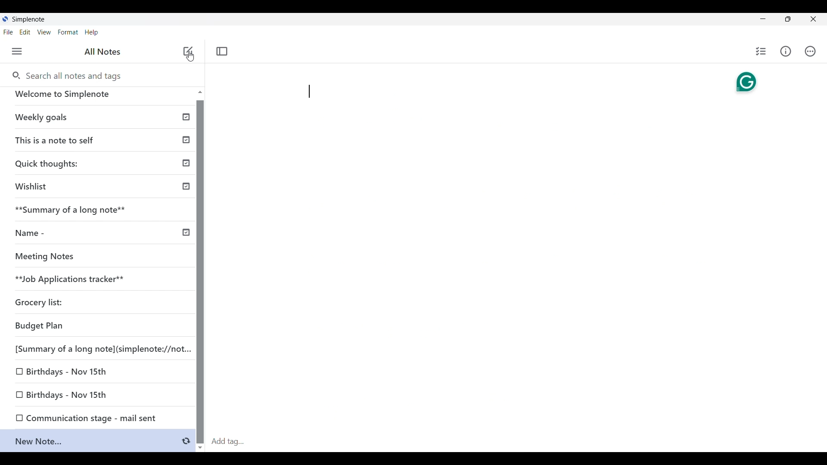 The width and height of the screenshot is (827, 465). What do you see at coordinates (761, 51) in the screenshot?
I see `Insert cheklist` at bounding box center [761, 51].